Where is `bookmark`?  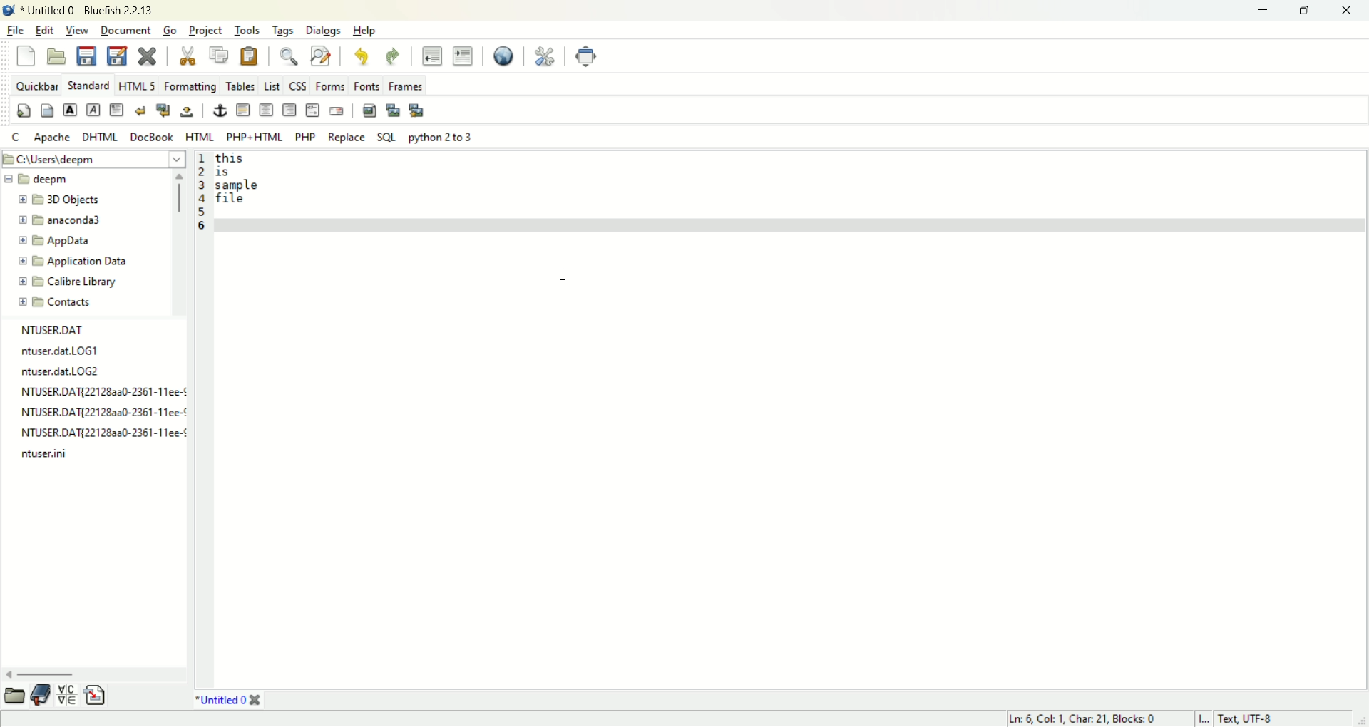
bookmark is located at coordinates (41, 696).